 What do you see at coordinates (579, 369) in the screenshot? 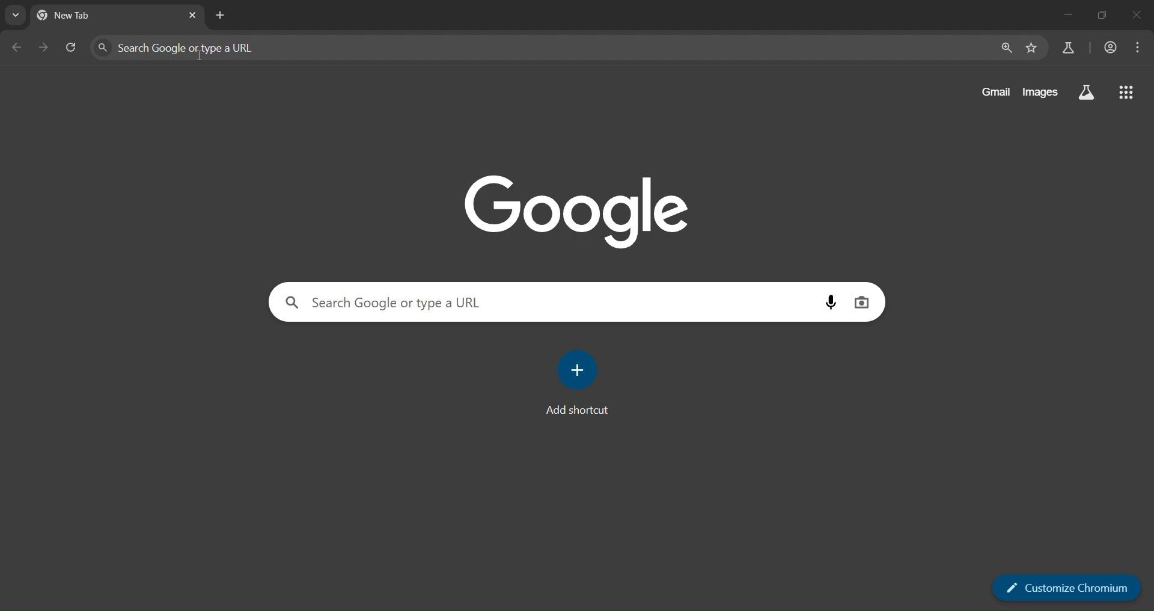
I see `add shortcut` at bounding box center [579, 369].